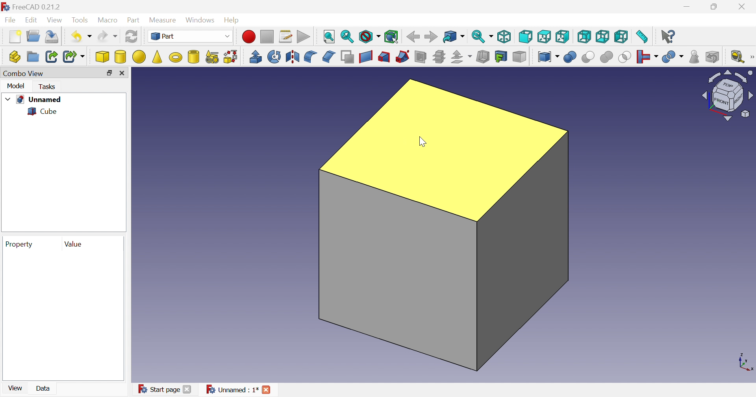 The width and height of the screenshot is (756, 397). What do you see at coordinates (549, 57) in the screenshot?
I see `Compound tools` at bounding box center [549, 57].